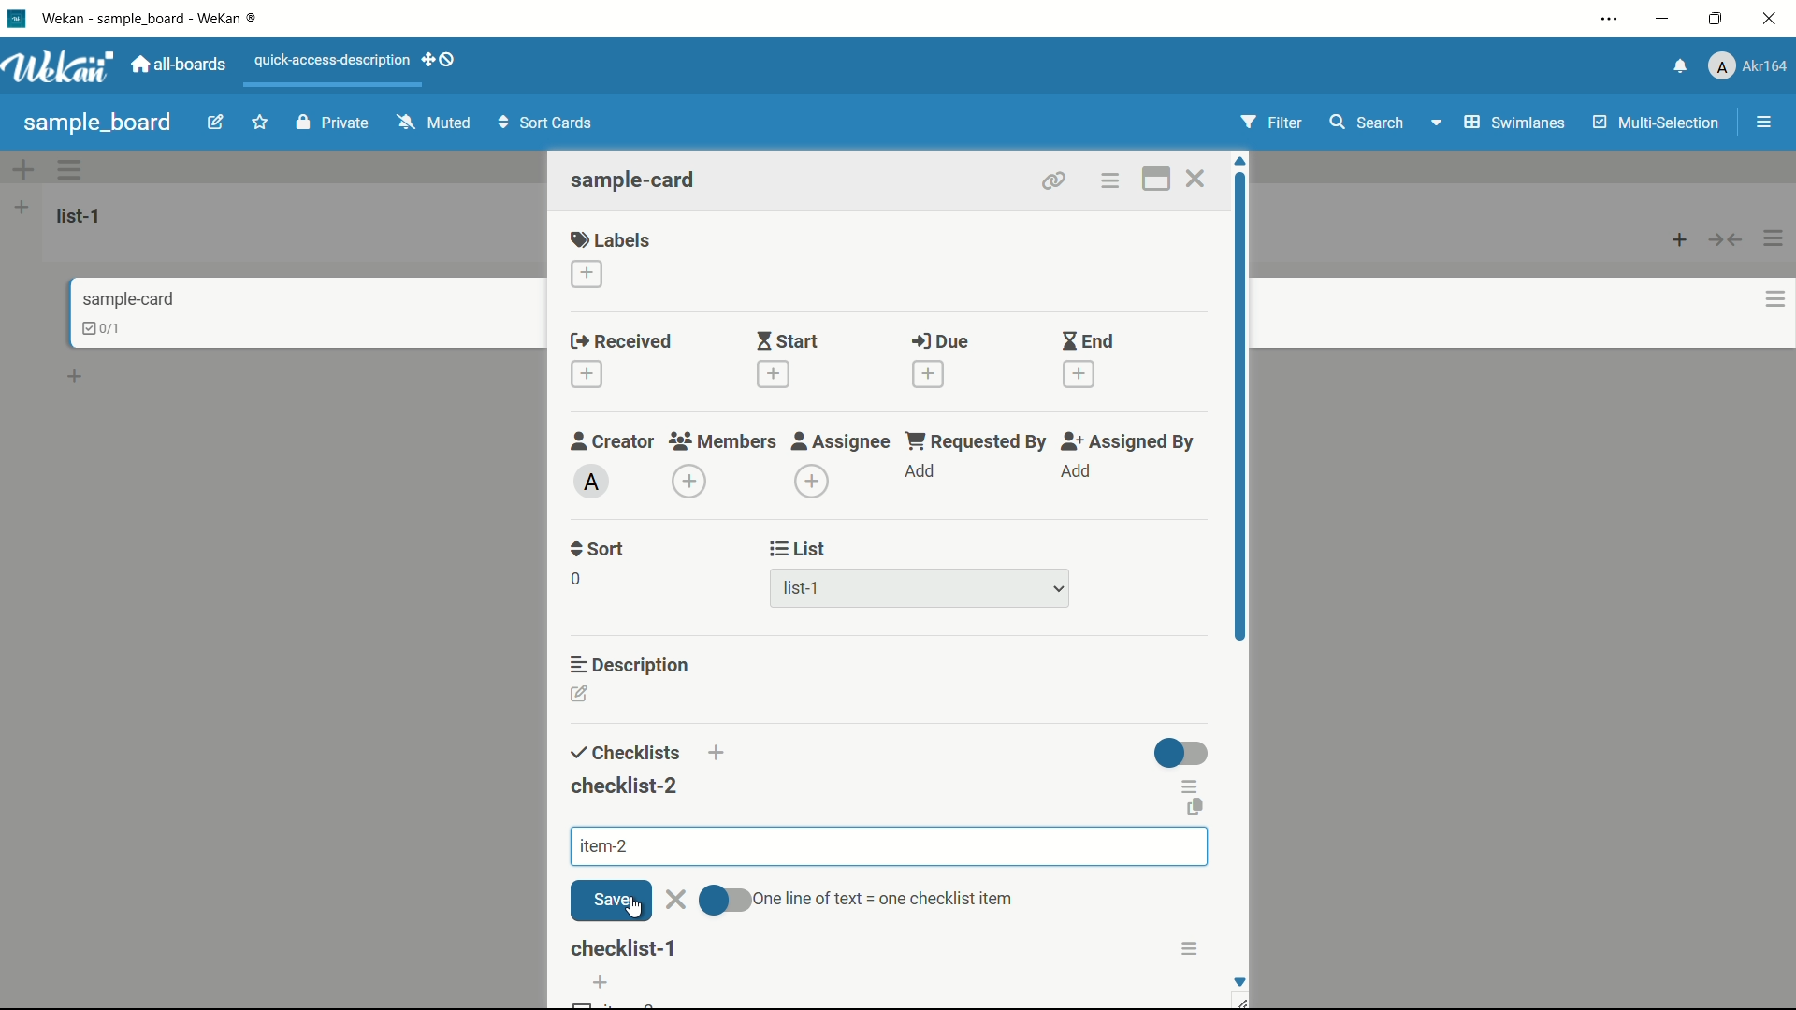  I want to click on admin, so click(592, 482).